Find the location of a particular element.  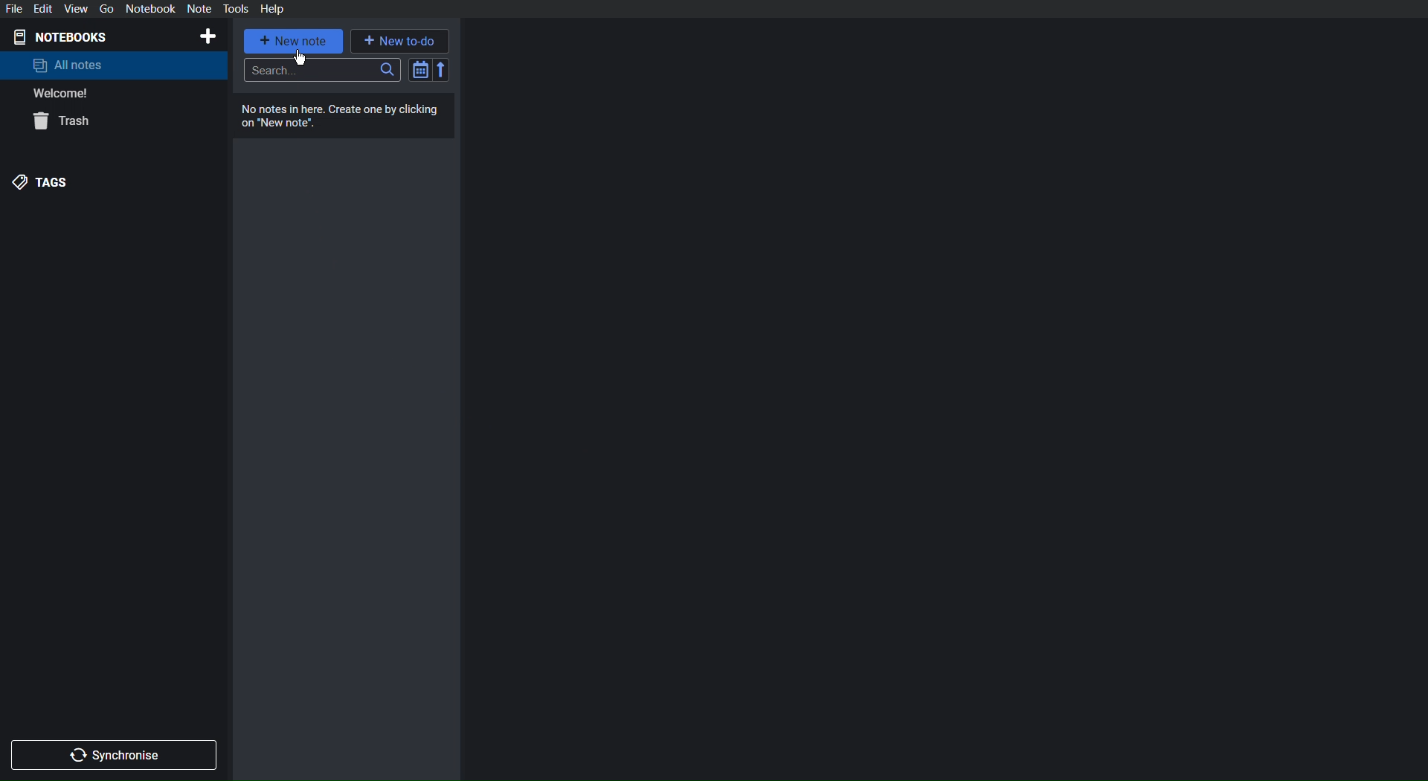

Tags is located at coordinates (44, 181).